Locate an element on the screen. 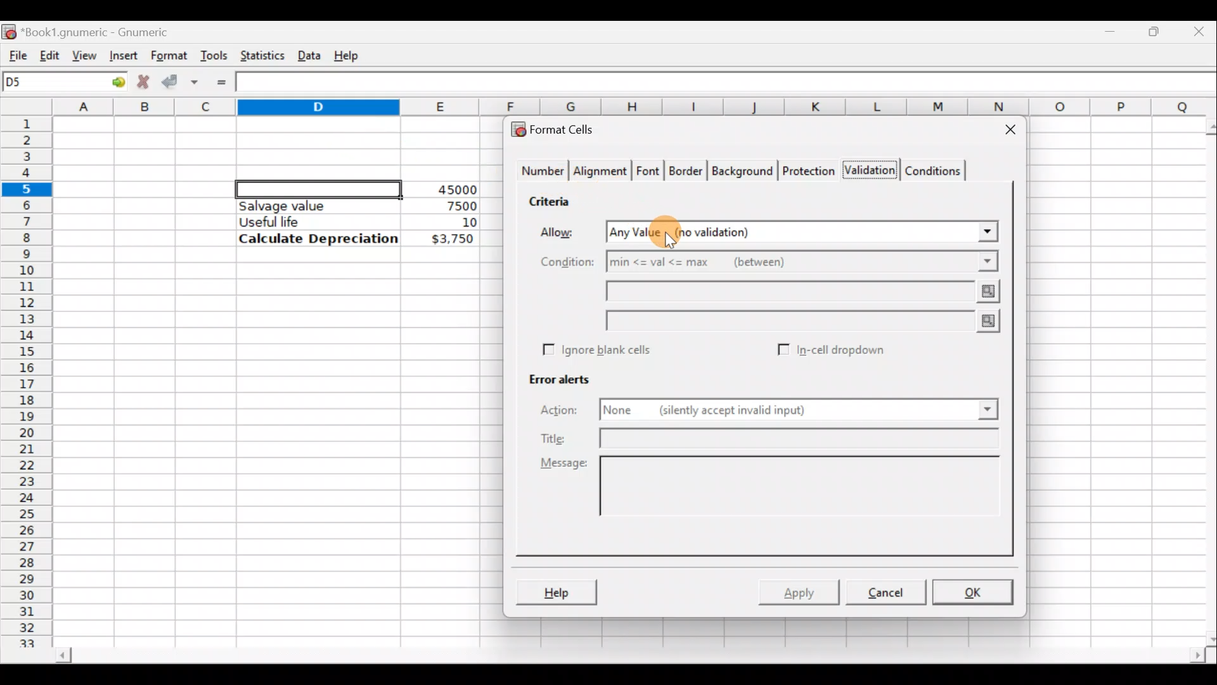  Rows is located at coordinates (28, 375).